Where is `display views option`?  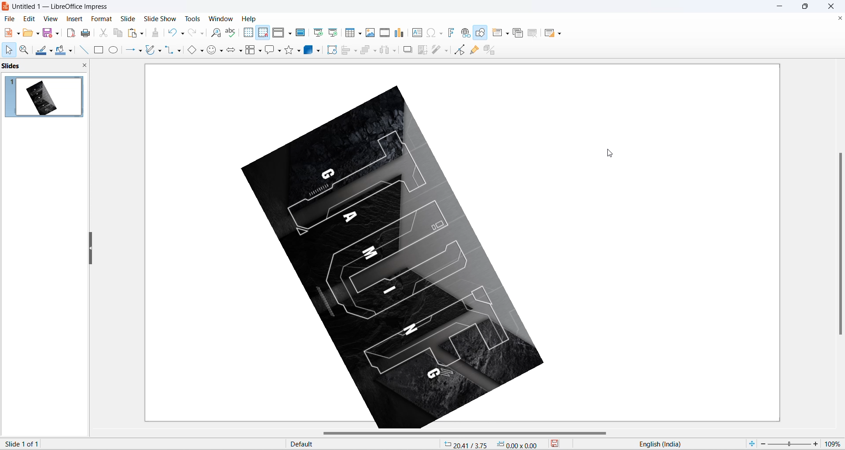 display views option is located at coordinates (290, 34).